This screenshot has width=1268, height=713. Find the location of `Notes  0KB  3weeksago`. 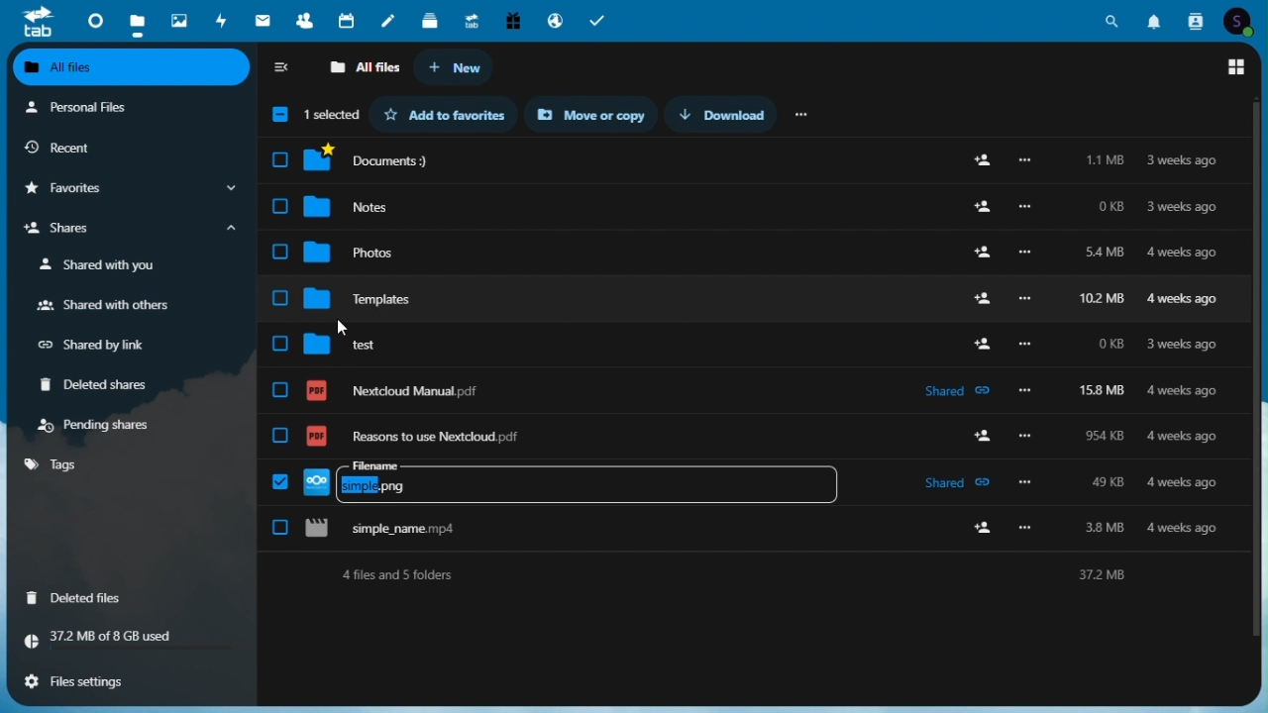

Notes  0KB  3weeksago is located at coordinates (754, 202).